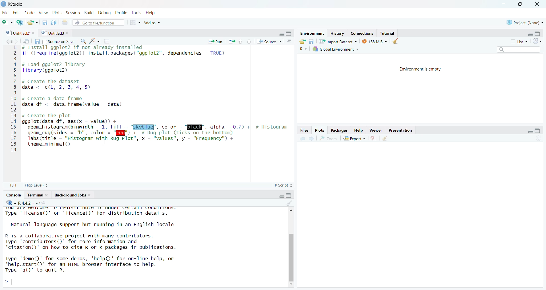 This screenshot has width=546, height=290. I want to click on ~ Addins ~, so click(157, 22).